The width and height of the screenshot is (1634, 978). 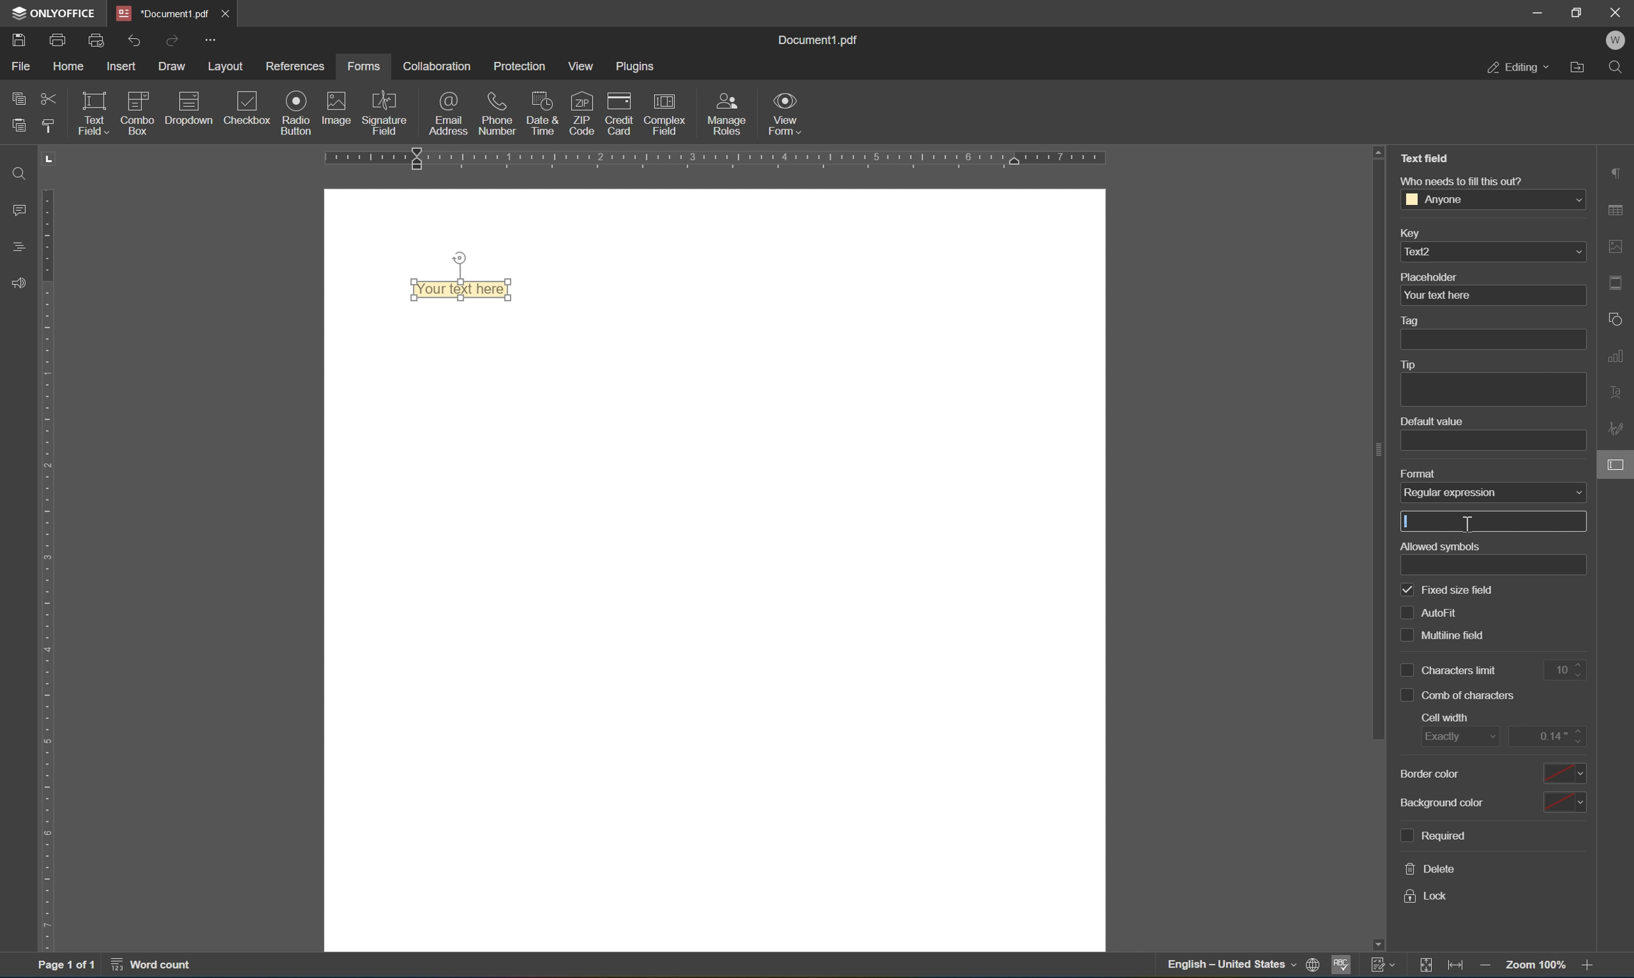 What do you see at coordinates (1619, 11) in the screenshot?
I see `close` at bounding box center [1619, 11].